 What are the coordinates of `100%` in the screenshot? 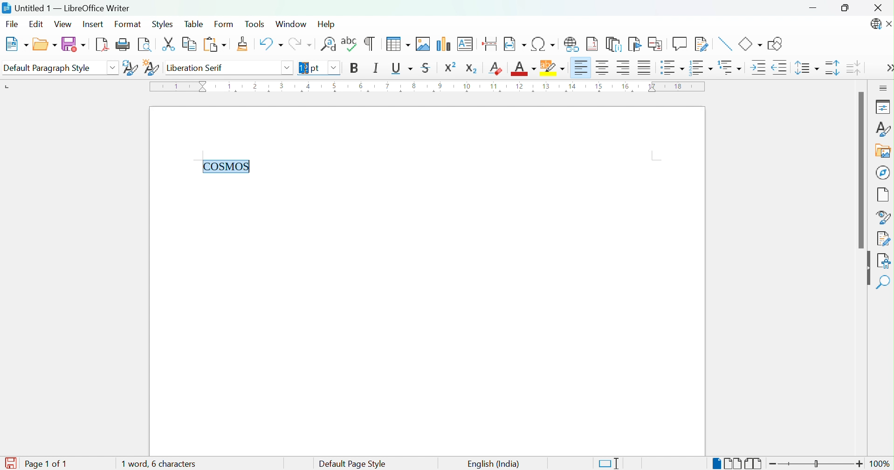 It's located at (883, 465).